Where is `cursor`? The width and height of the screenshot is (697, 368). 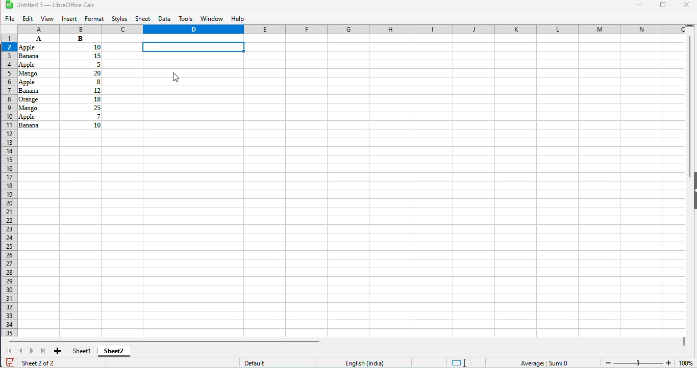
cursor is located at coordinates (176, 77).